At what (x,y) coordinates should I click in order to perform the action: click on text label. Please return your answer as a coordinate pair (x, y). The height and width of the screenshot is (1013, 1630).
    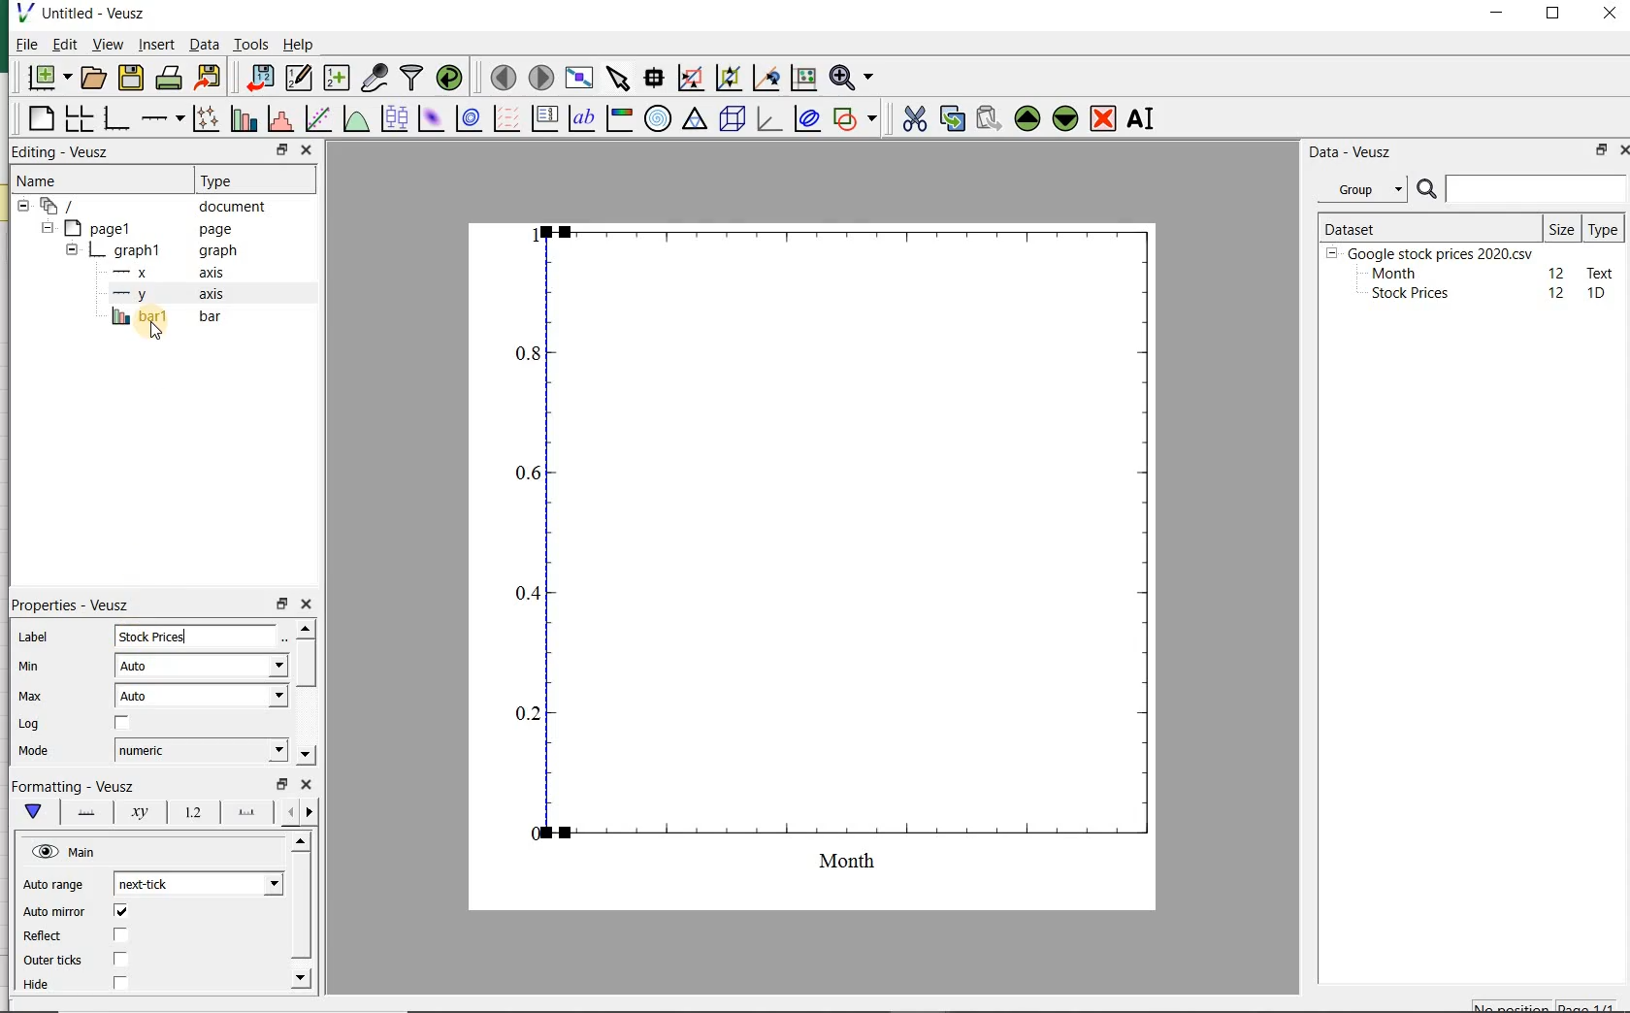
    Looking at the image, I should click on (581, 120).